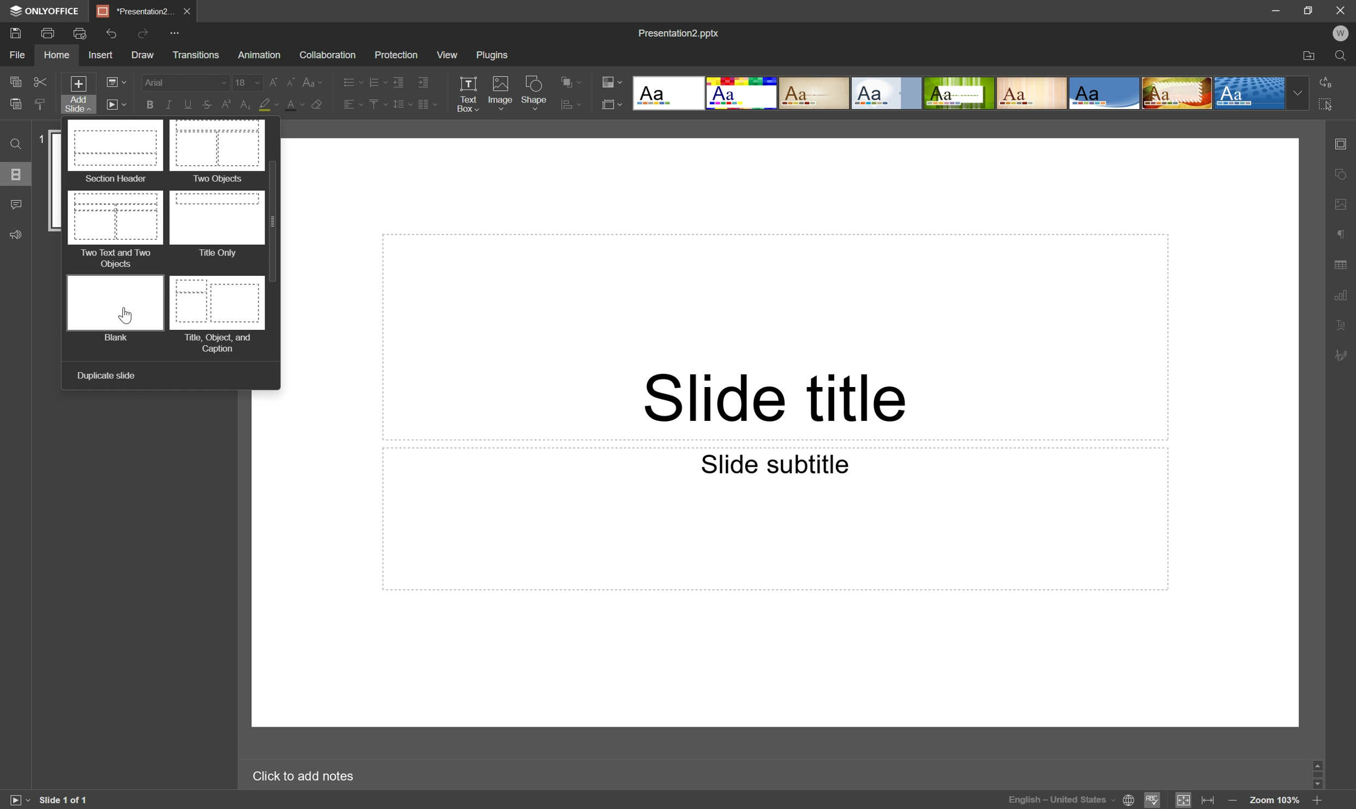  I want to click on Decrement font size, so click(292, 80).